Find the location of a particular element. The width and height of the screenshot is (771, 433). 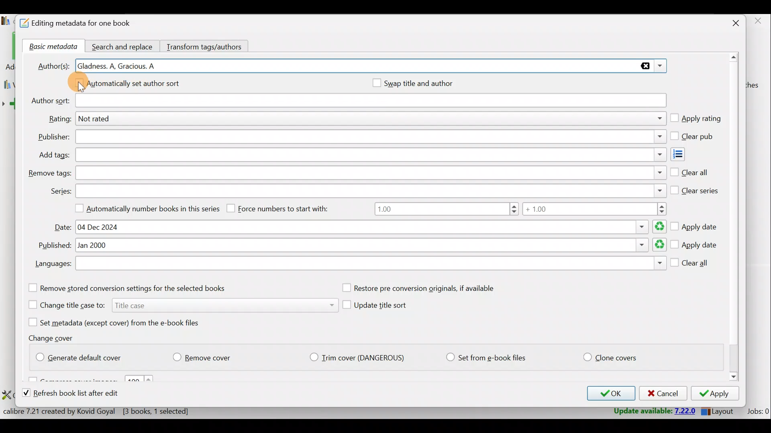

Number range is located at coordinates (520, 210).